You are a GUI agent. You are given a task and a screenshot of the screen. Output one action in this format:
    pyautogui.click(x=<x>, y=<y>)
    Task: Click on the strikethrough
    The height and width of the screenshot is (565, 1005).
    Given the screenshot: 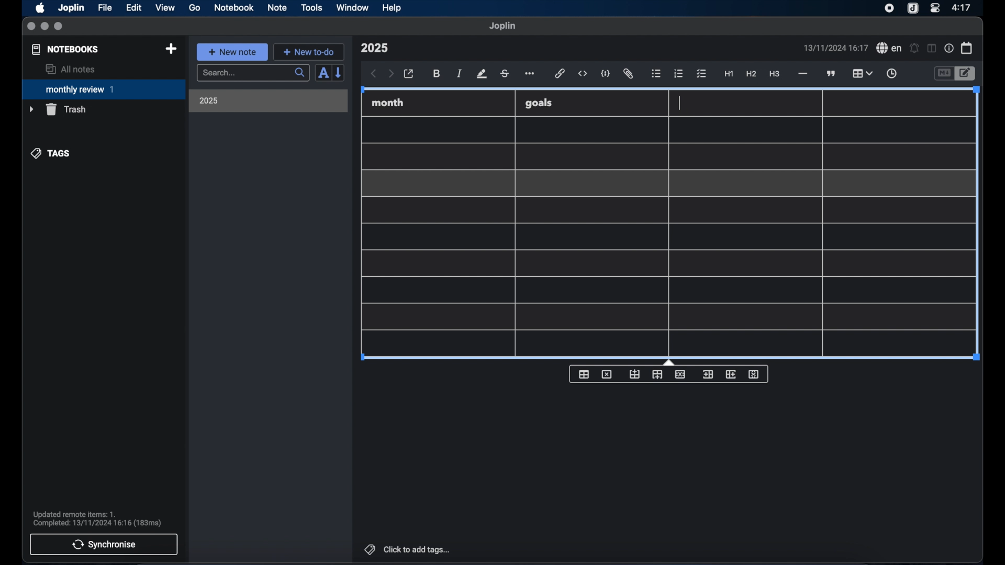 What is the action you would take?
    pyautogui.click(x=504, y=74)
    